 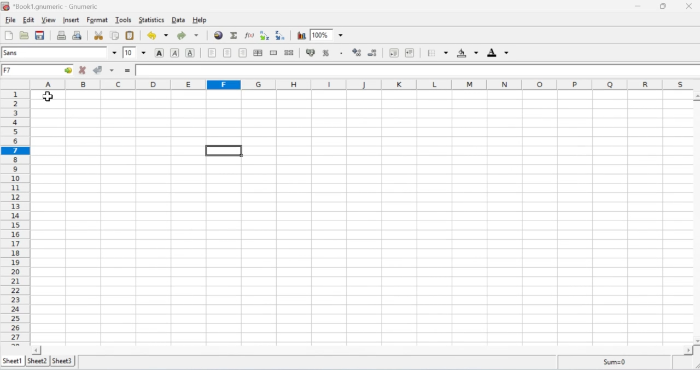 What do you see at coordinates (24, 36) in the screenshot?
I see `Open a file` at bounding box center [24, 36].